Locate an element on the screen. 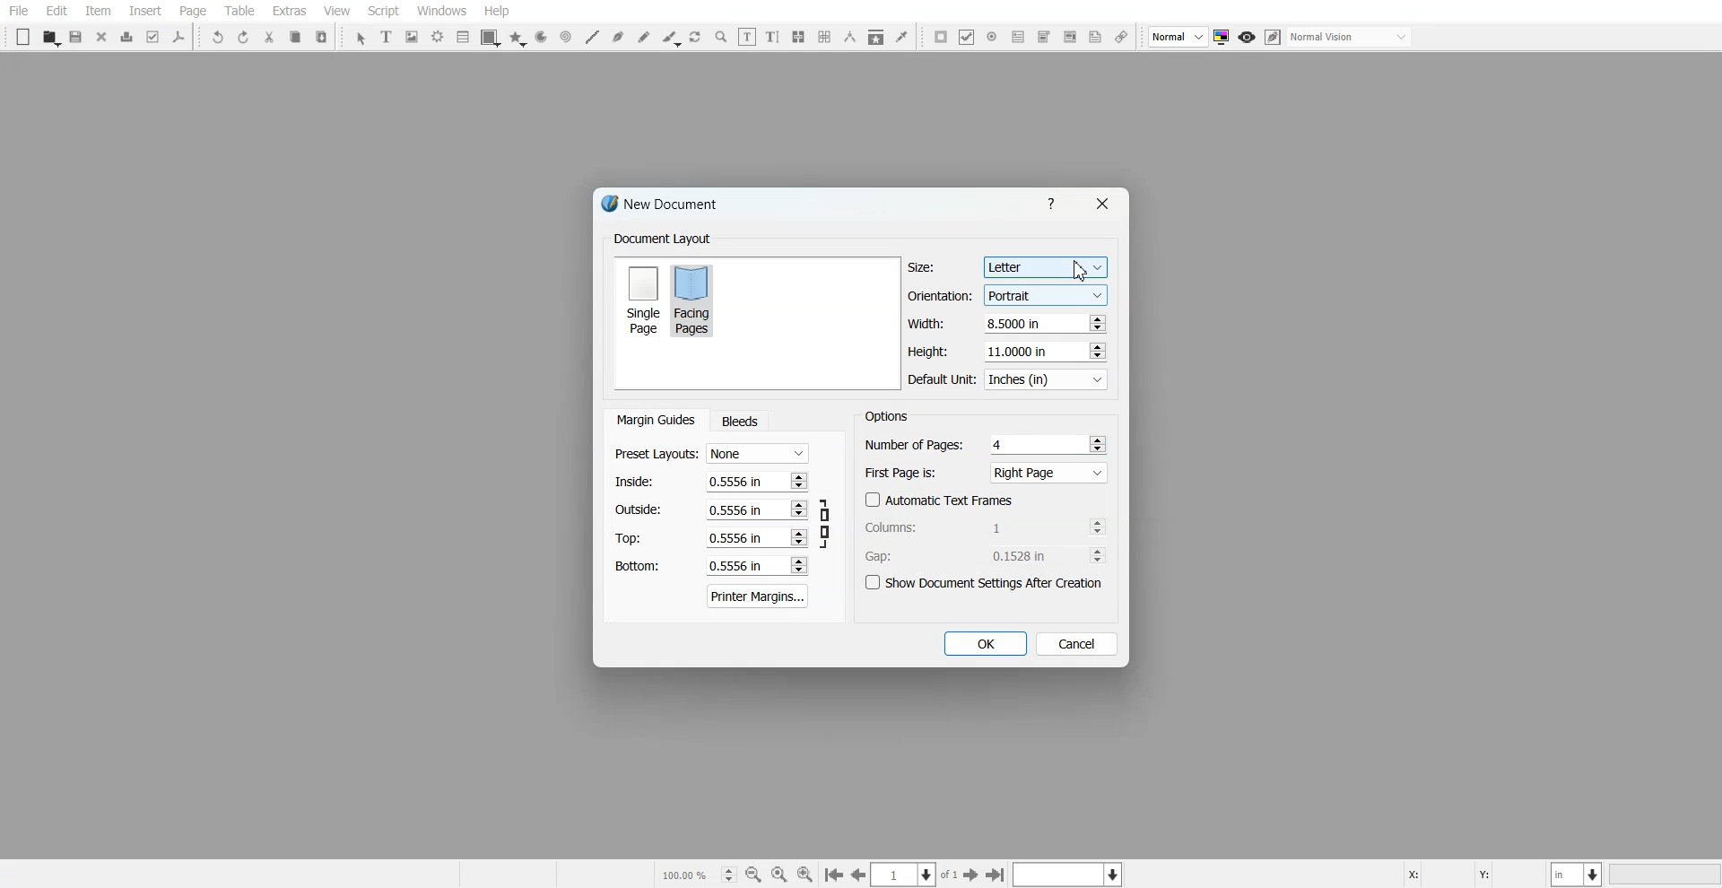  Eye Dropper is located at coordinates (901, 36).